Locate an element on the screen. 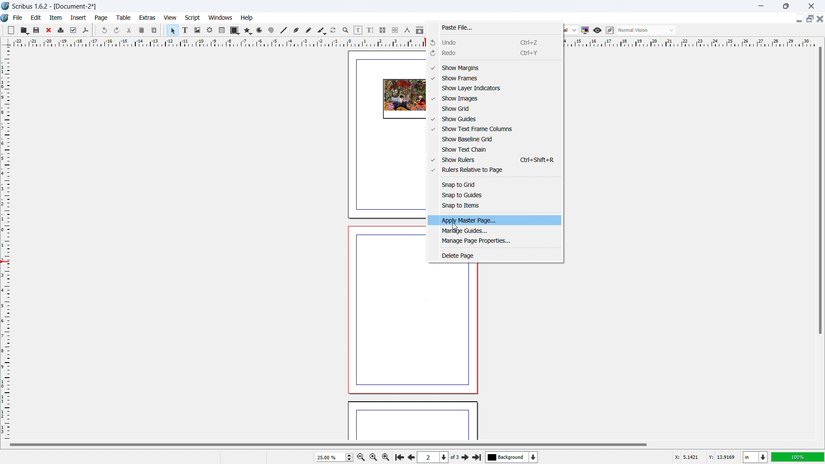 The height and width of the screenshot is (464, 825). rulers relative to page toggle is located at coordinates (495, 170).